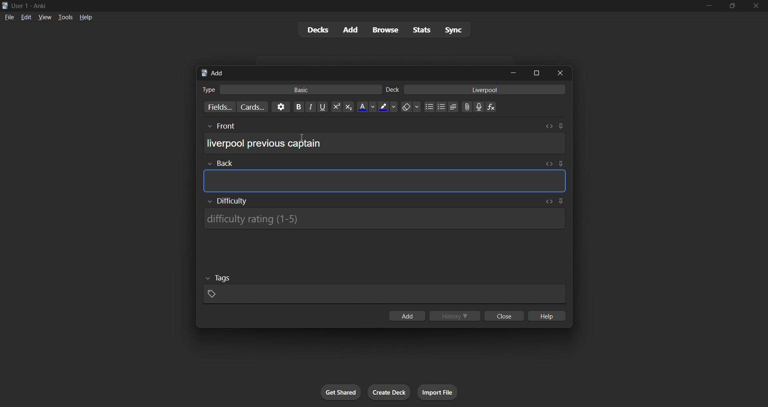  I want to click on tools, so click(65, 17).